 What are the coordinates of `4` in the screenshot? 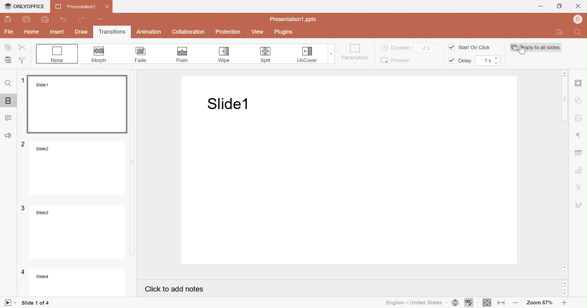 It's located at (24, 272).